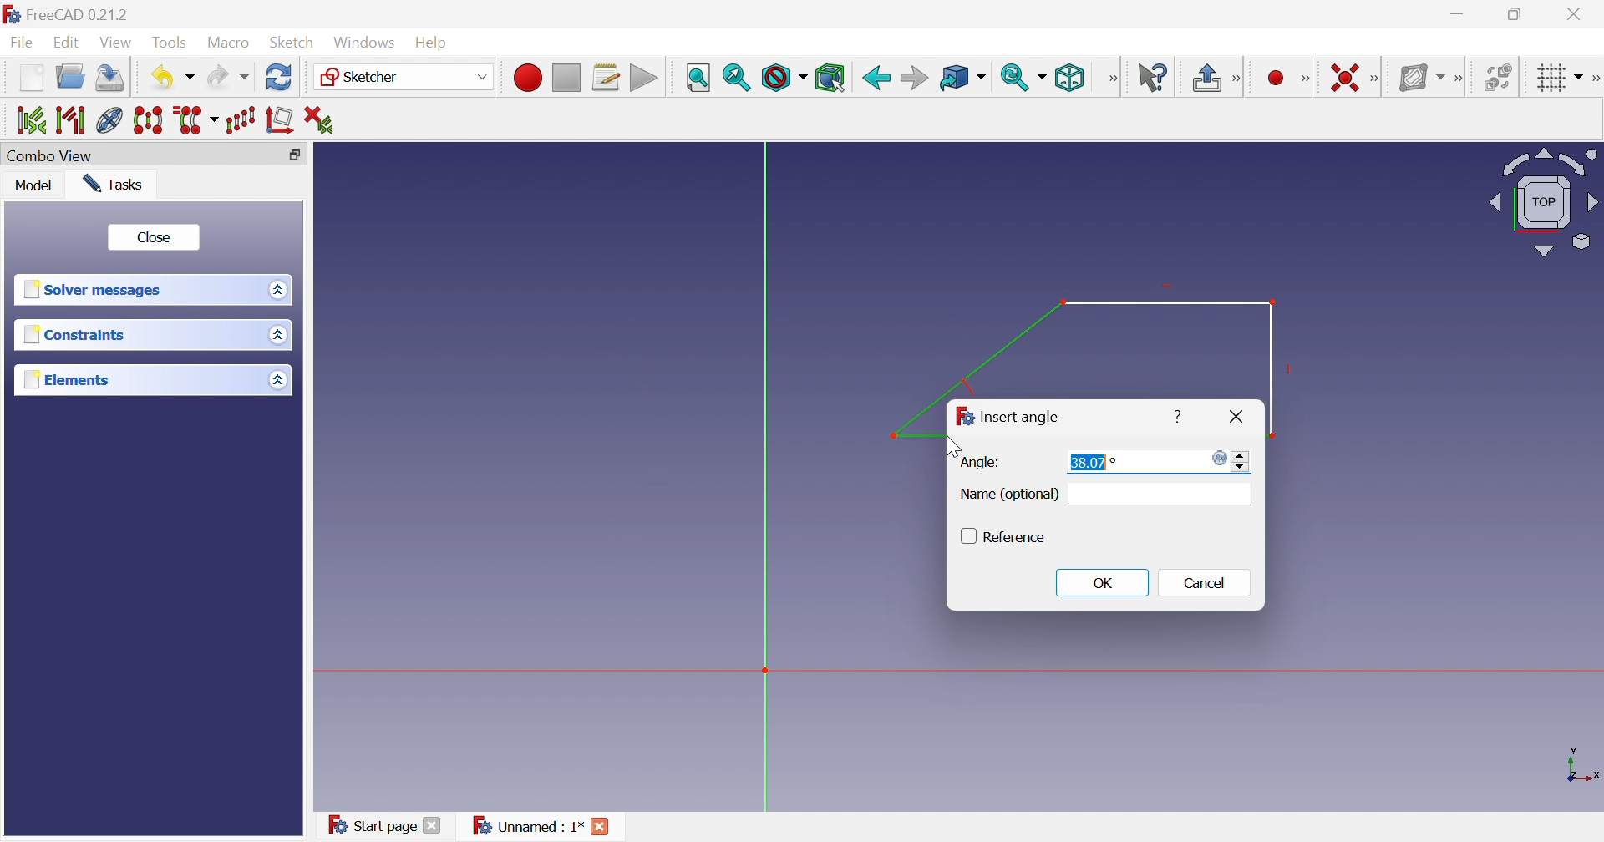  Describe the element at coordinates (243, 121) in the screenshot. I see `Rectangular array` at that location.